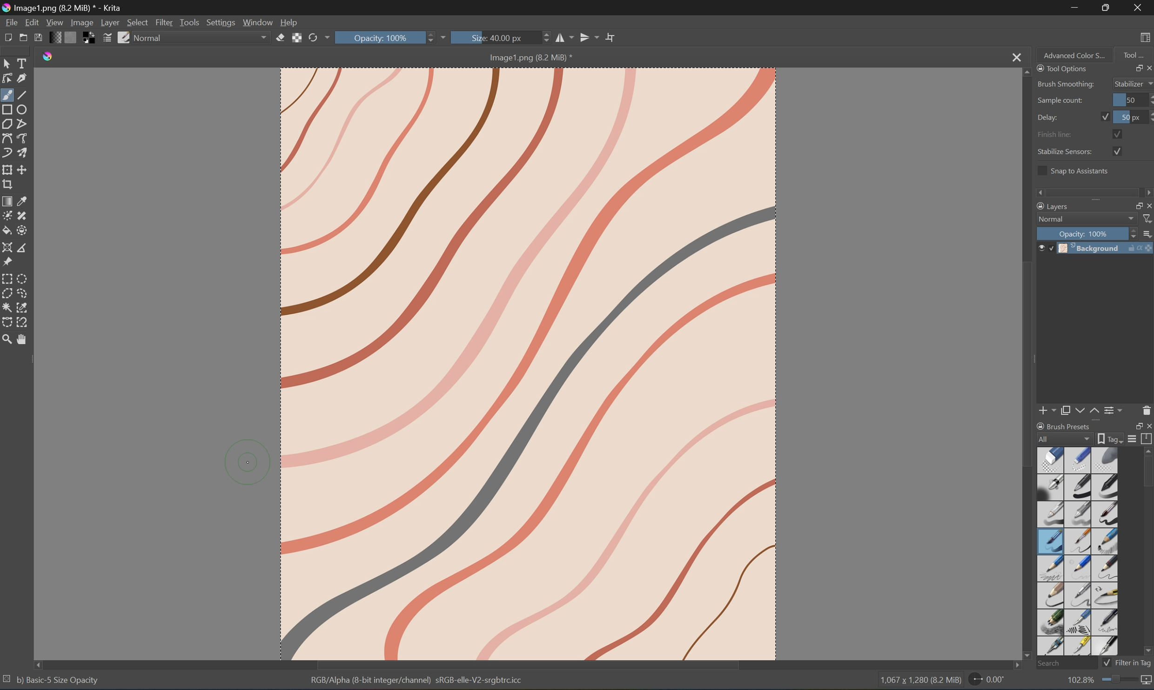  What do you see at coordinates (1118, 133) in the screenshot?
I see `Checkbox` at bounding box center [1118, 133].